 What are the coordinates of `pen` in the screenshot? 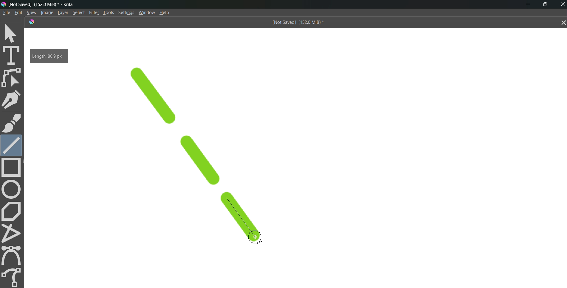 It's located at (13, 99).